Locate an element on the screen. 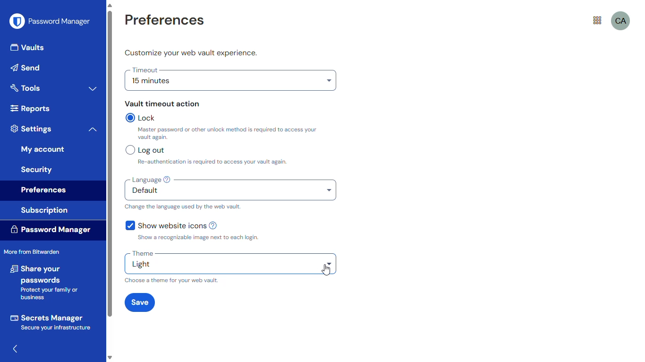  scroll down is located at coordinates (110, 358).